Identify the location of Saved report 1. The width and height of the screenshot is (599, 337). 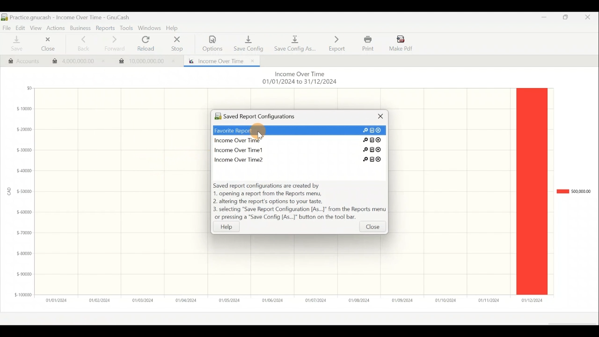
(300, 130).